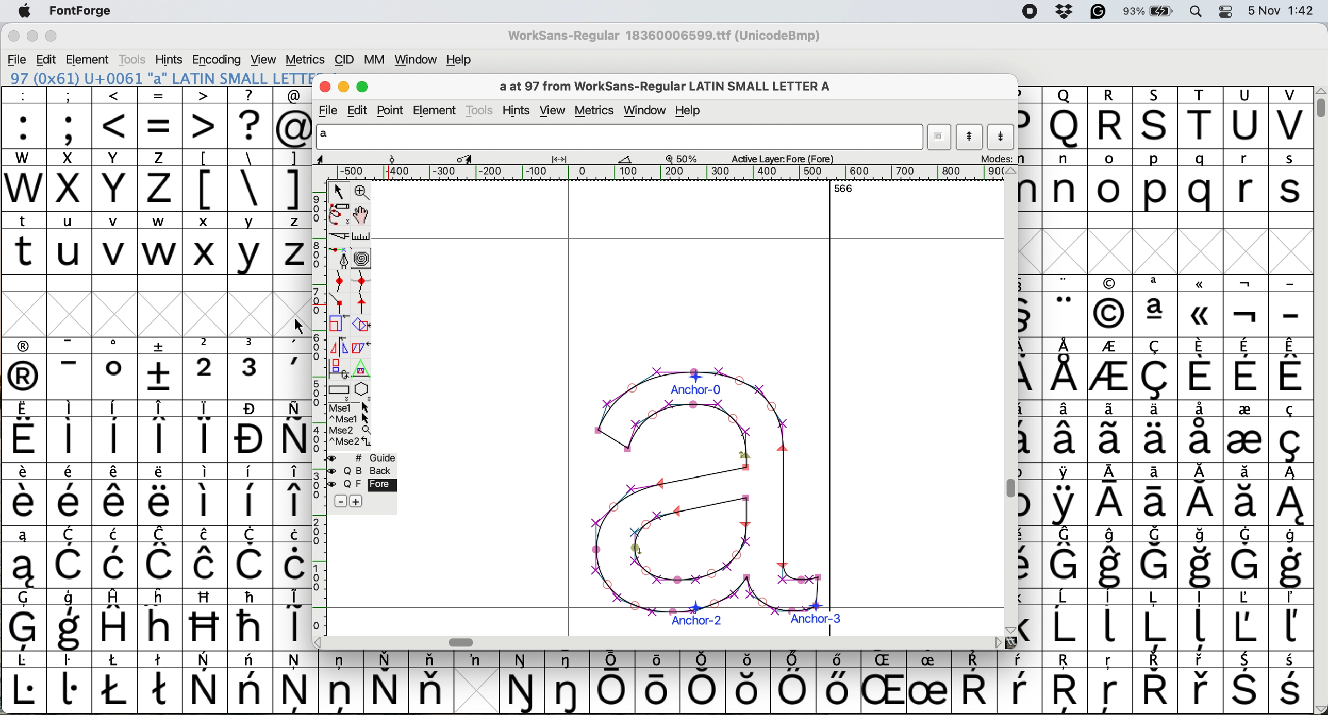 The height and width of the screenshot is (715, 1328). I want to click on control center, so click(1230, 10).